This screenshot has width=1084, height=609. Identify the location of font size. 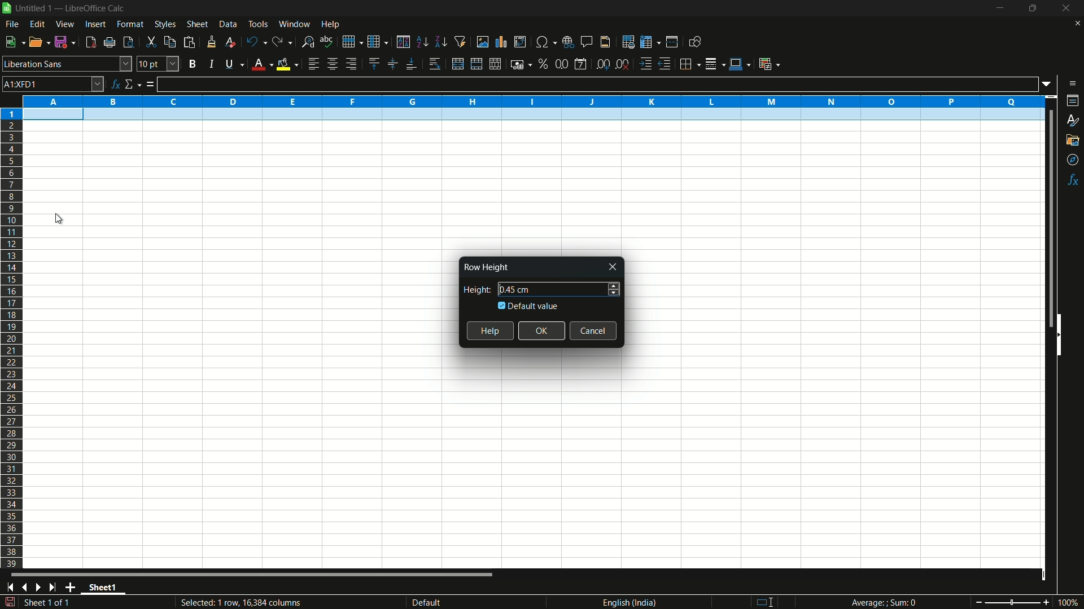
(158, 64).